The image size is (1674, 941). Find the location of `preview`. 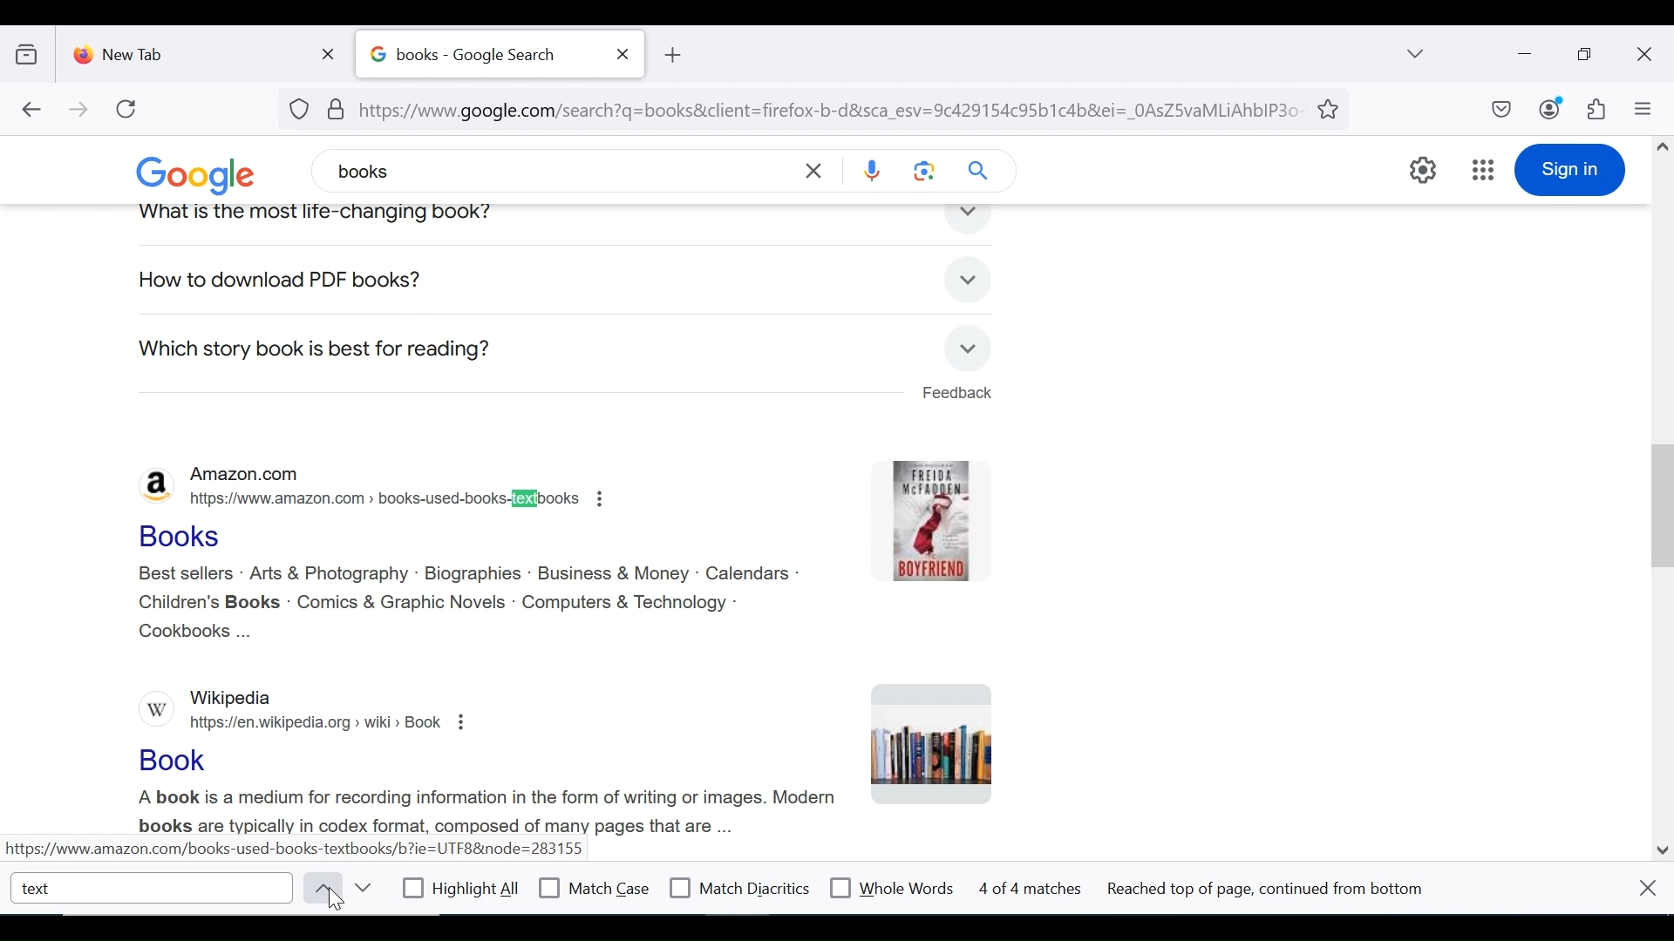

preview is located at coordinates (936, 743).